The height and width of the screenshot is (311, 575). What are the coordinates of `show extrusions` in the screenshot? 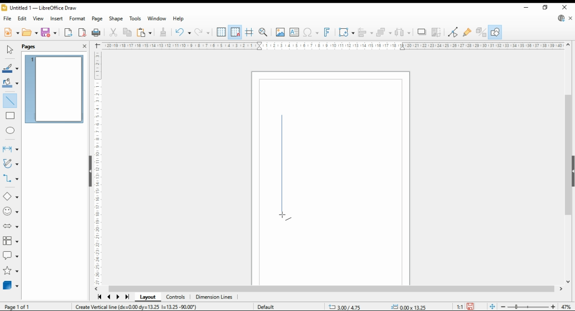 It's located at (481, 32).